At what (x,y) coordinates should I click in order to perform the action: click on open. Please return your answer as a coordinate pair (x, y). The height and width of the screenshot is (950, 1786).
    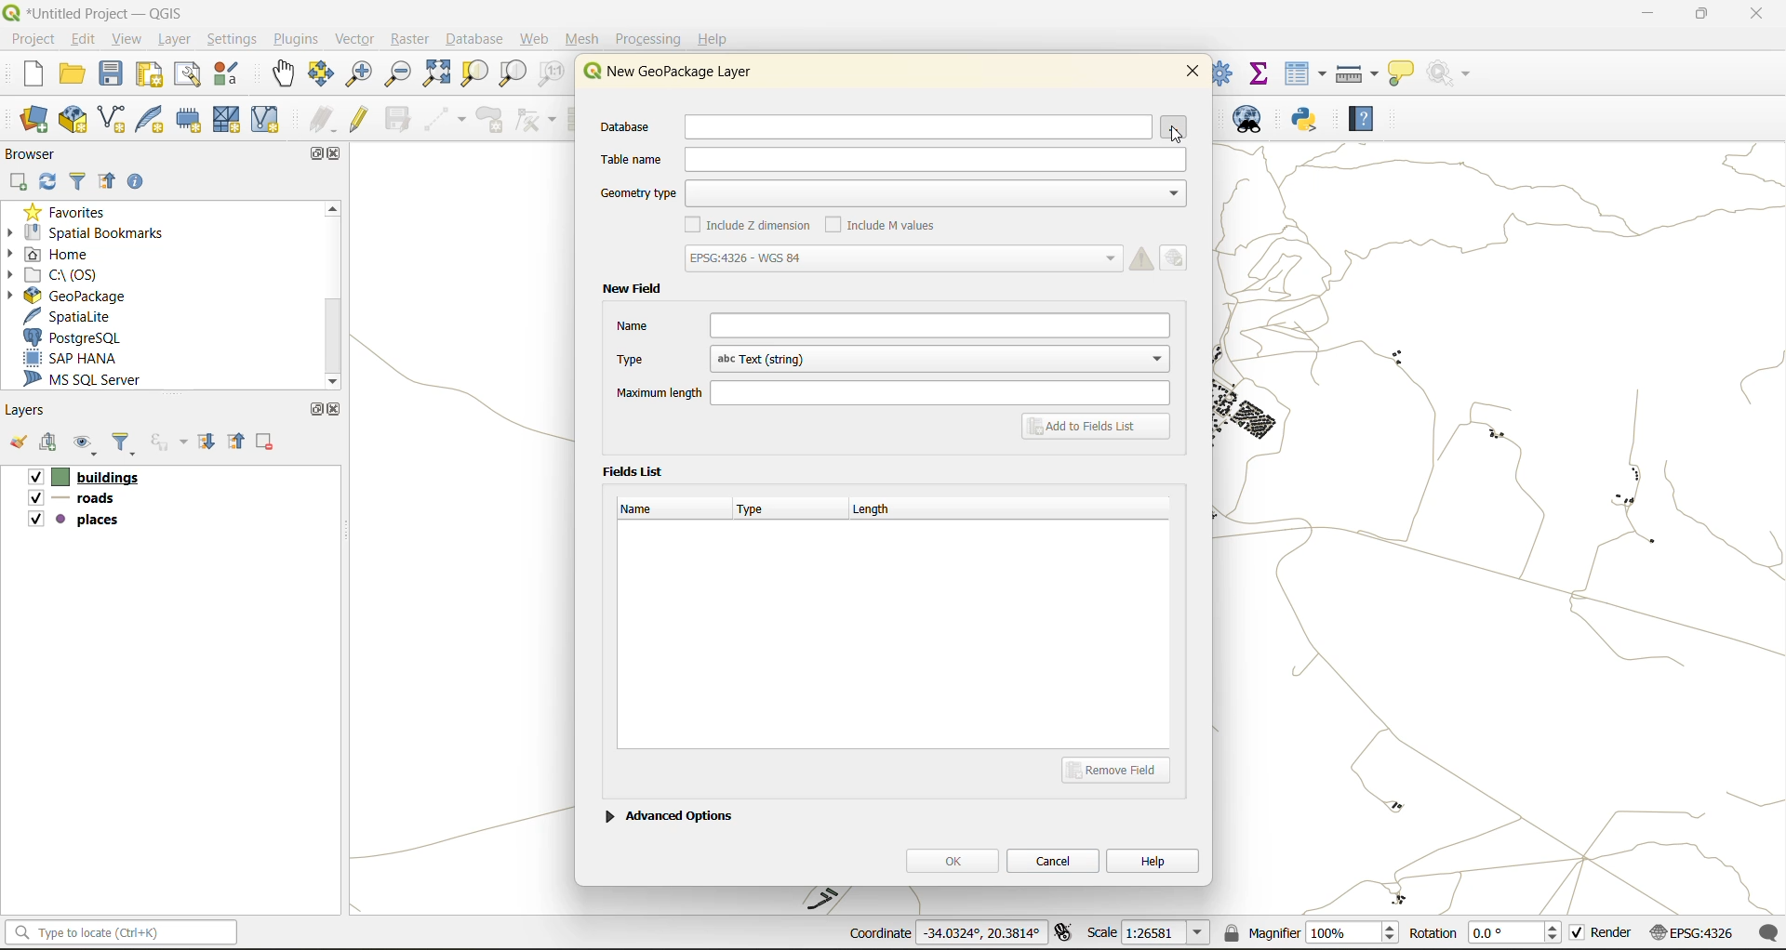
    Looking at the image, I should click on (17, 446).